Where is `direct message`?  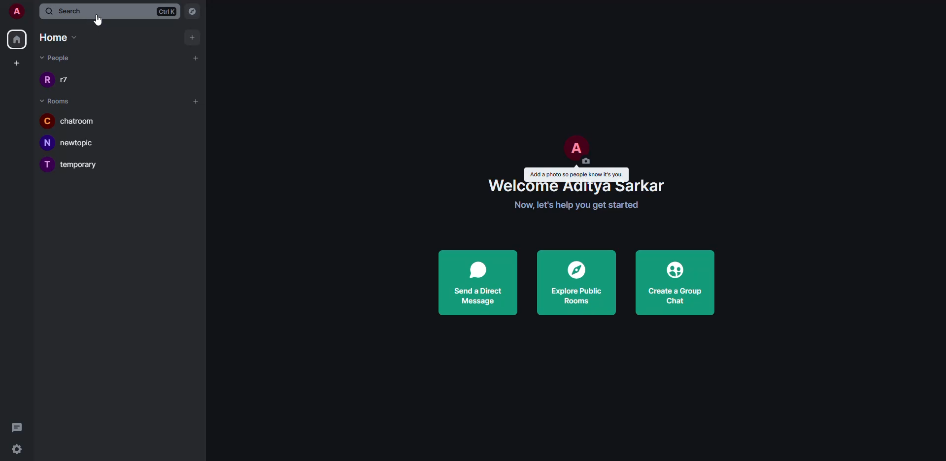
direct message is located at coordinates (479, 284).